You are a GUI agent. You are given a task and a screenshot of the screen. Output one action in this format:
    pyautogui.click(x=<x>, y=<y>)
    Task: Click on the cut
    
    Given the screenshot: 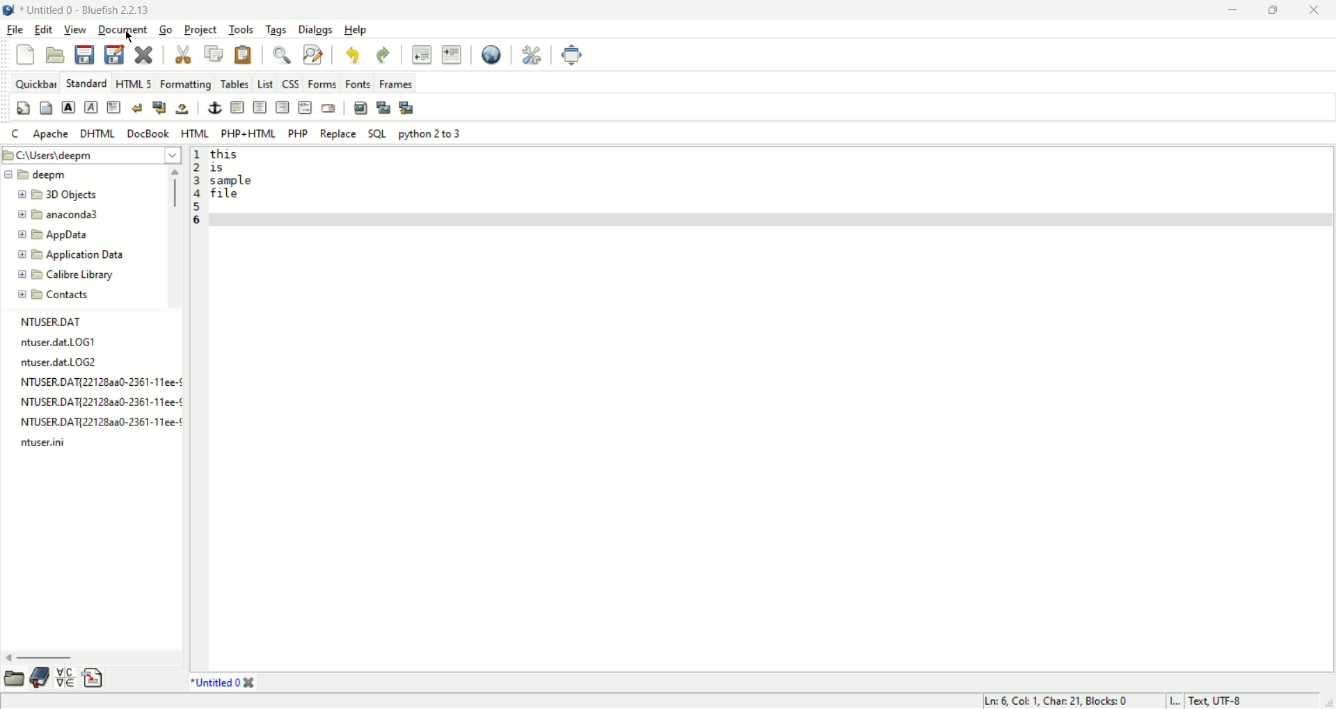 What is the action you would take?
    pyautogui.click(x=187, y=54)
    